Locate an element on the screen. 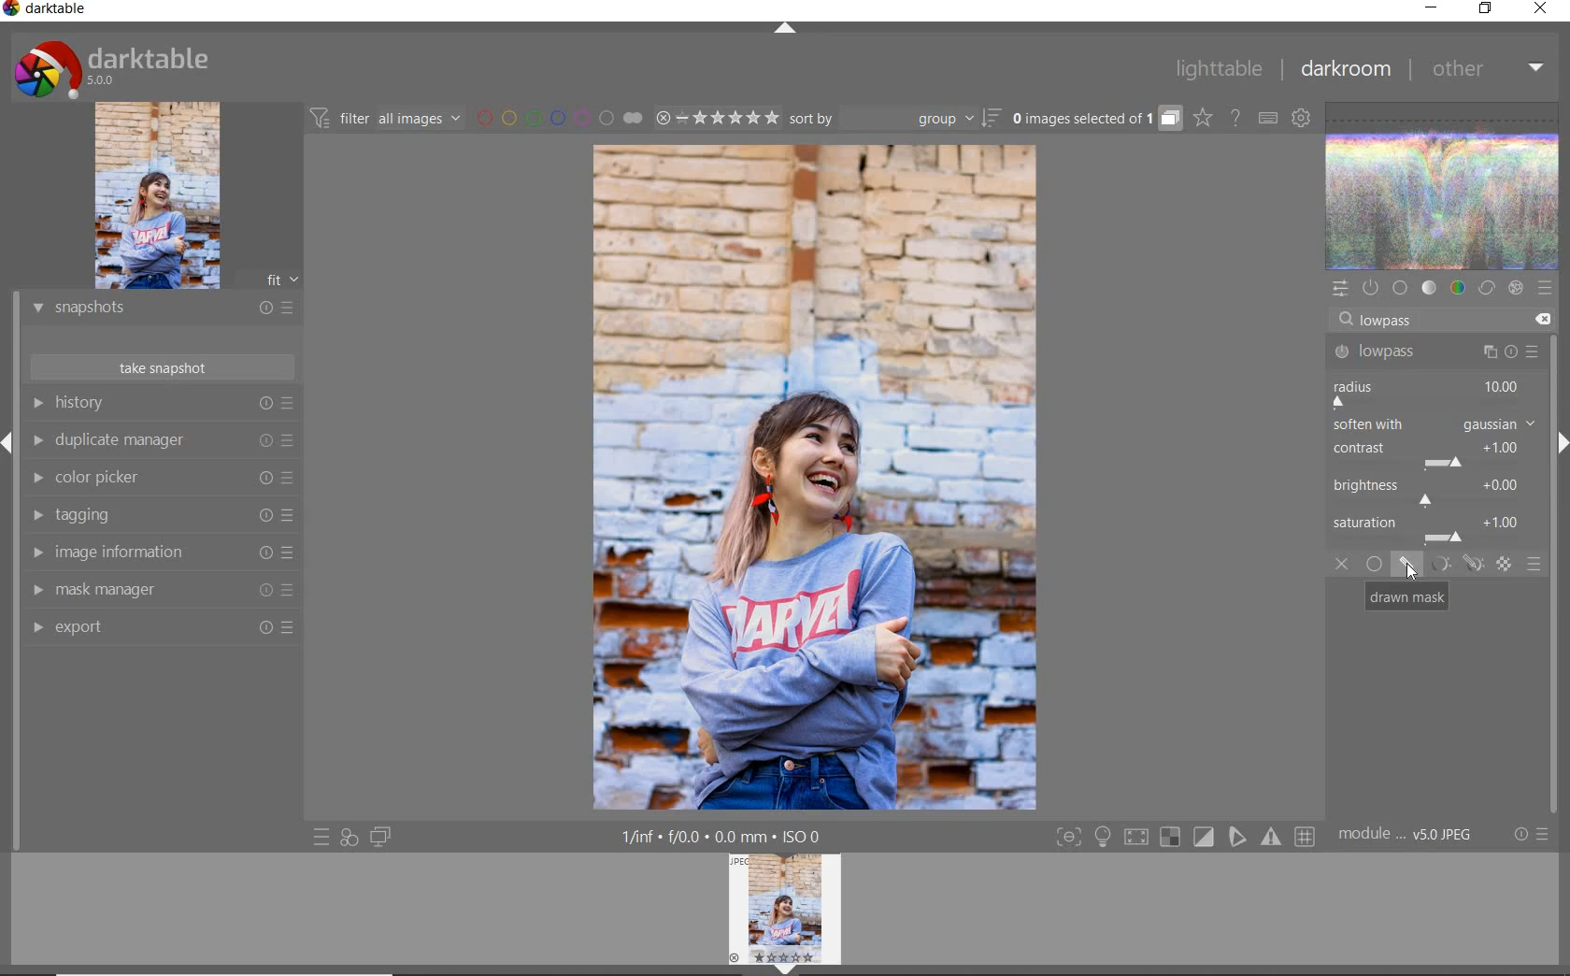 Image resolution: width=1570 pixels, height=976 pixels. range ratings for selected images is located at coordinates (717, 117).